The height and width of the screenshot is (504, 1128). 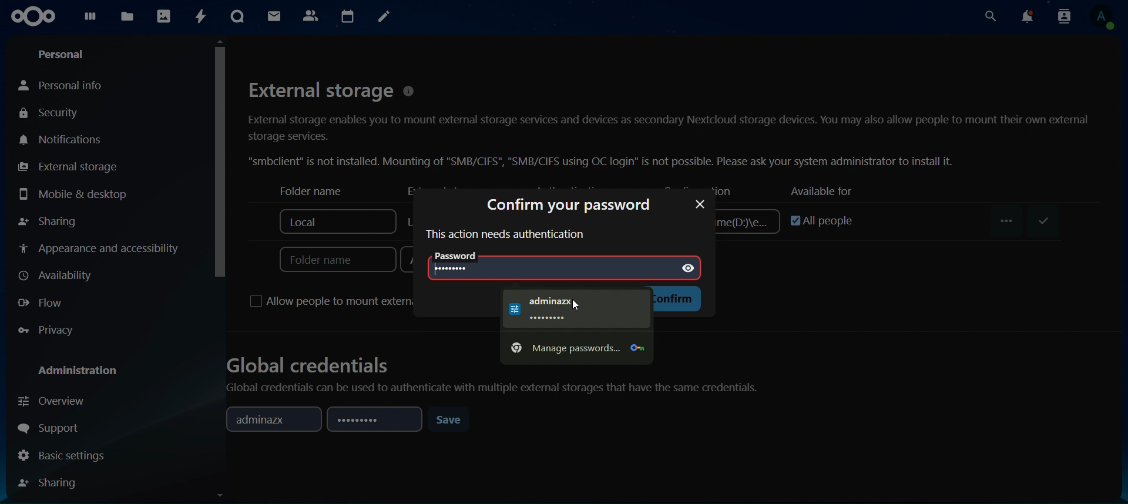 What do you see at coordinates (52, 425) in the screenshot?
I see `support` at bounding box center [52, 425].